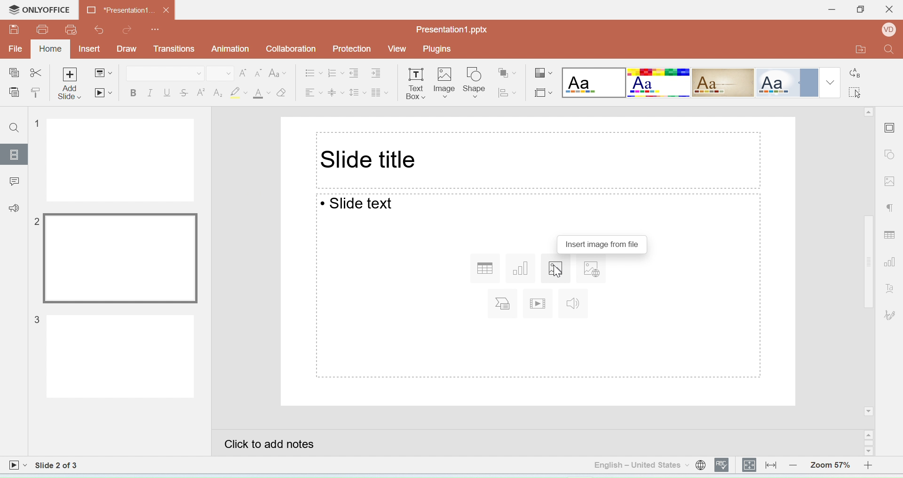  Describe the element at coordinates (218, 93) in the screenshot. I see `Subscript` at that location.